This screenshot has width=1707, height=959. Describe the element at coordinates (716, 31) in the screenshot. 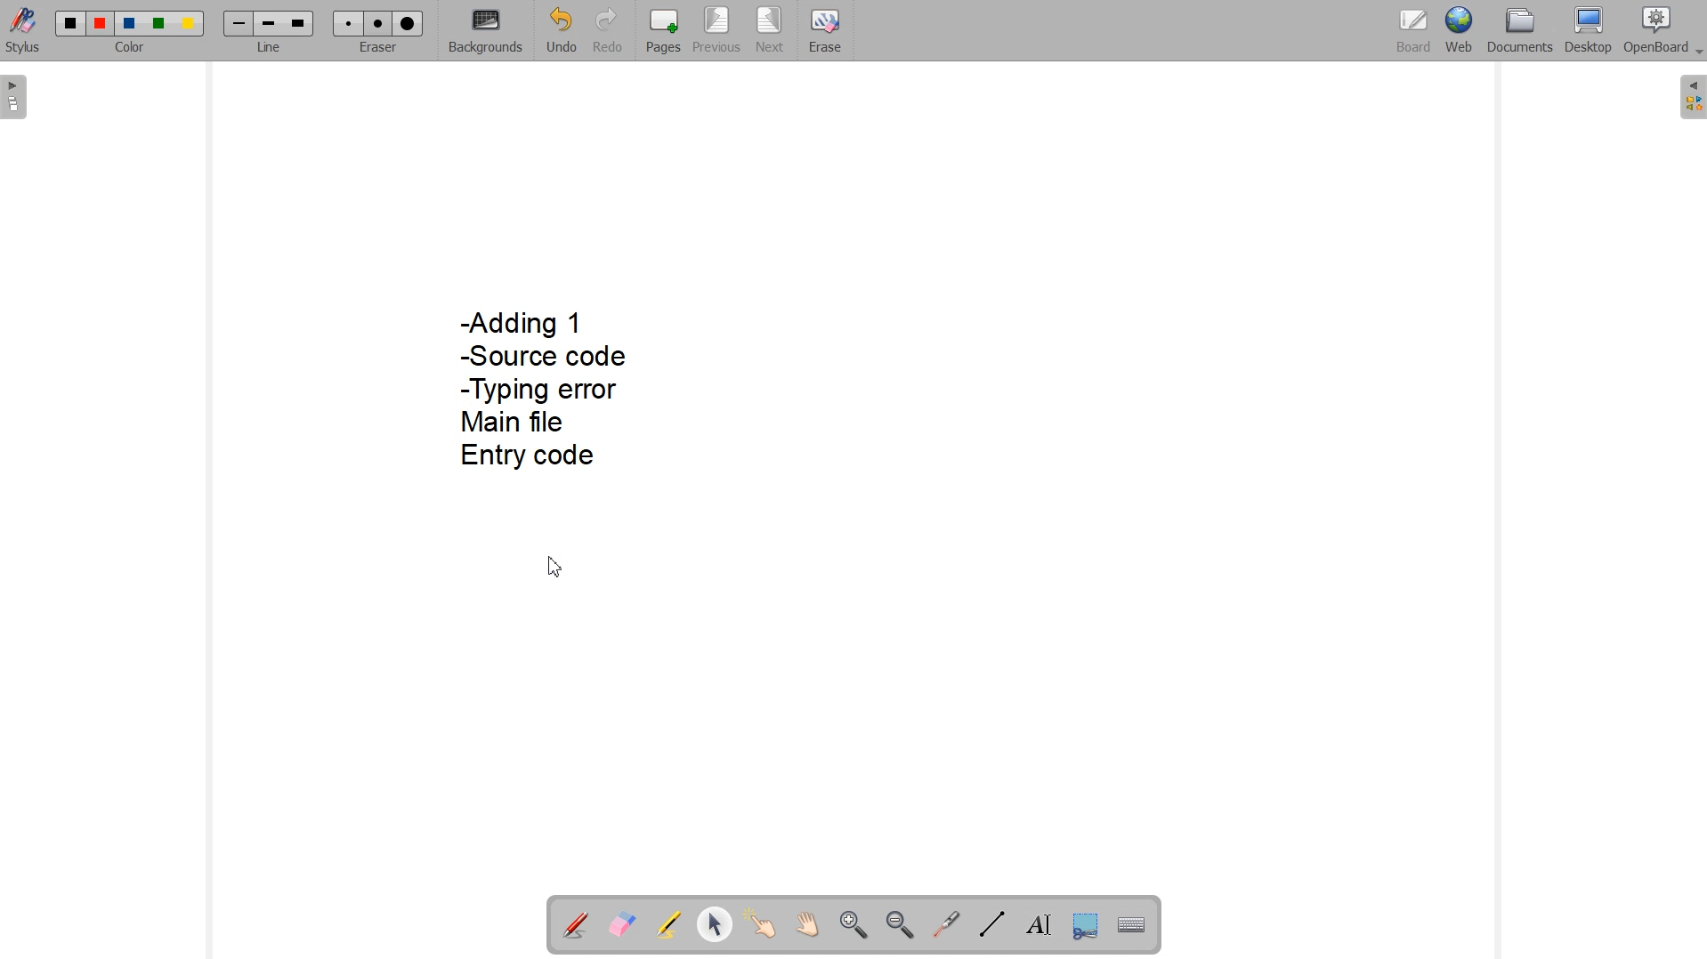

I see `Previous` at that location.